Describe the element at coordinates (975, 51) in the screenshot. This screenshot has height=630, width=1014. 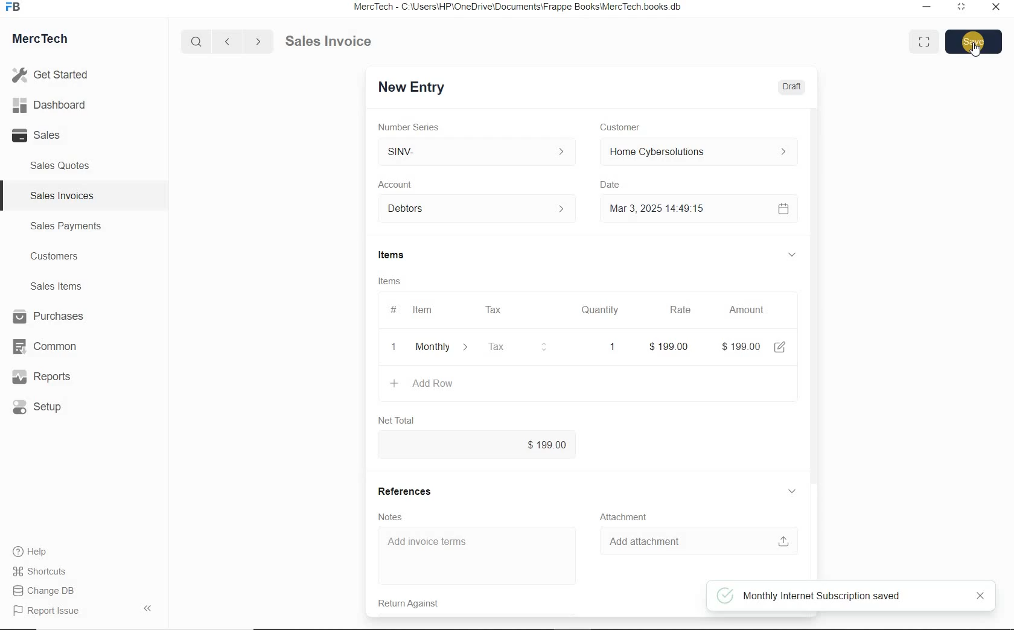
I see `cursor` at that location.